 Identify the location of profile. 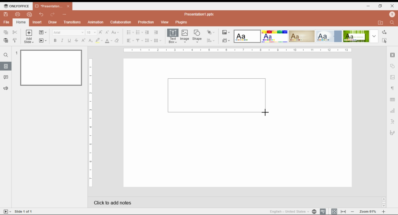
(392, 14).